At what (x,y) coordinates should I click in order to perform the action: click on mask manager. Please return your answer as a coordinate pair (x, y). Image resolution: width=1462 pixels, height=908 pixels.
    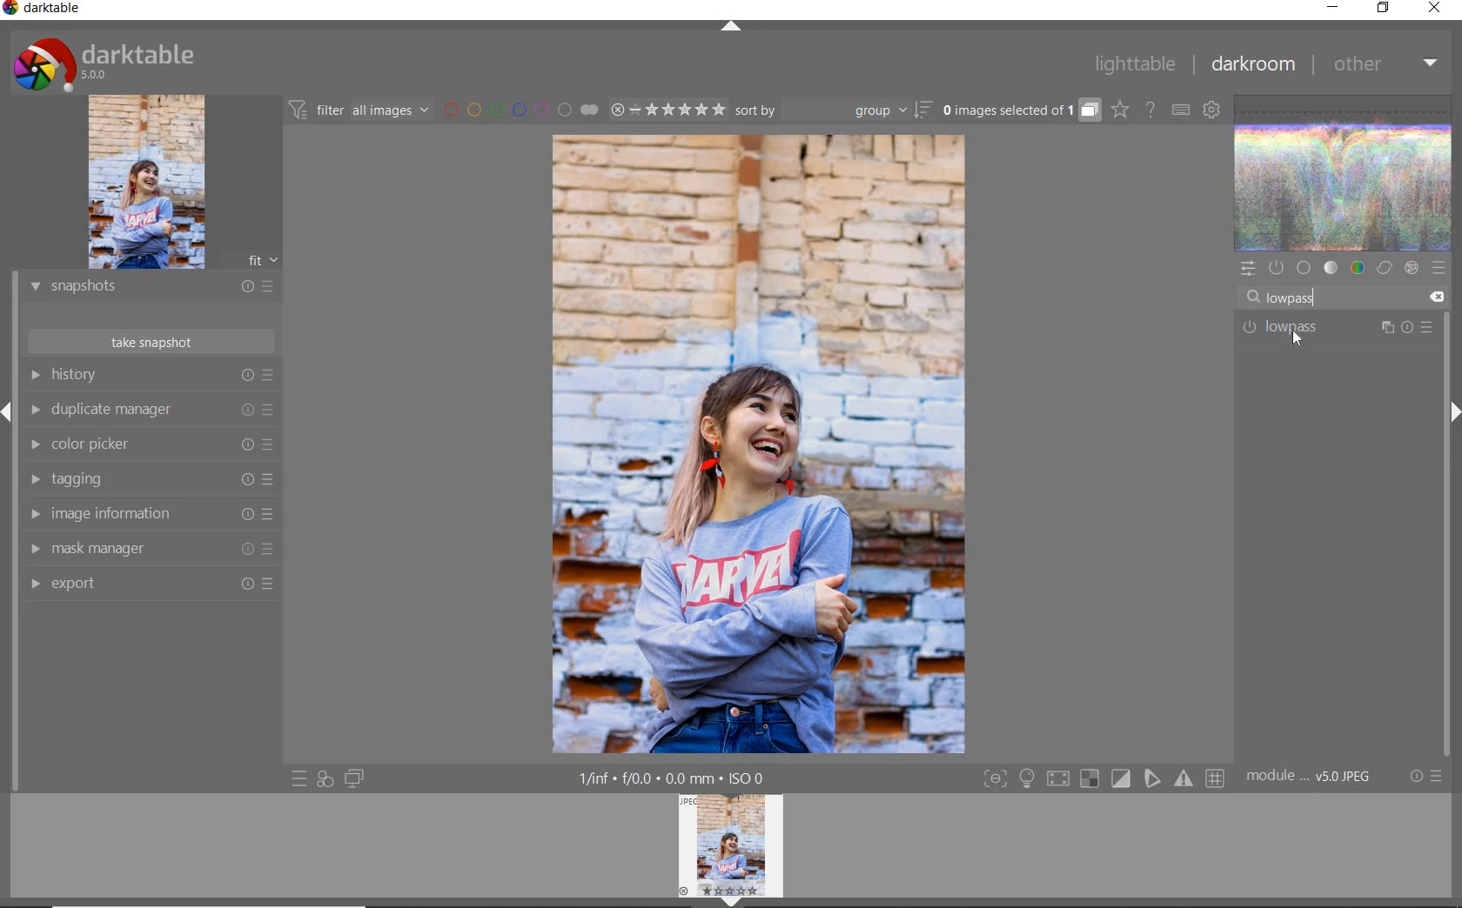
    Looking at the image, I should click on (150, 551).